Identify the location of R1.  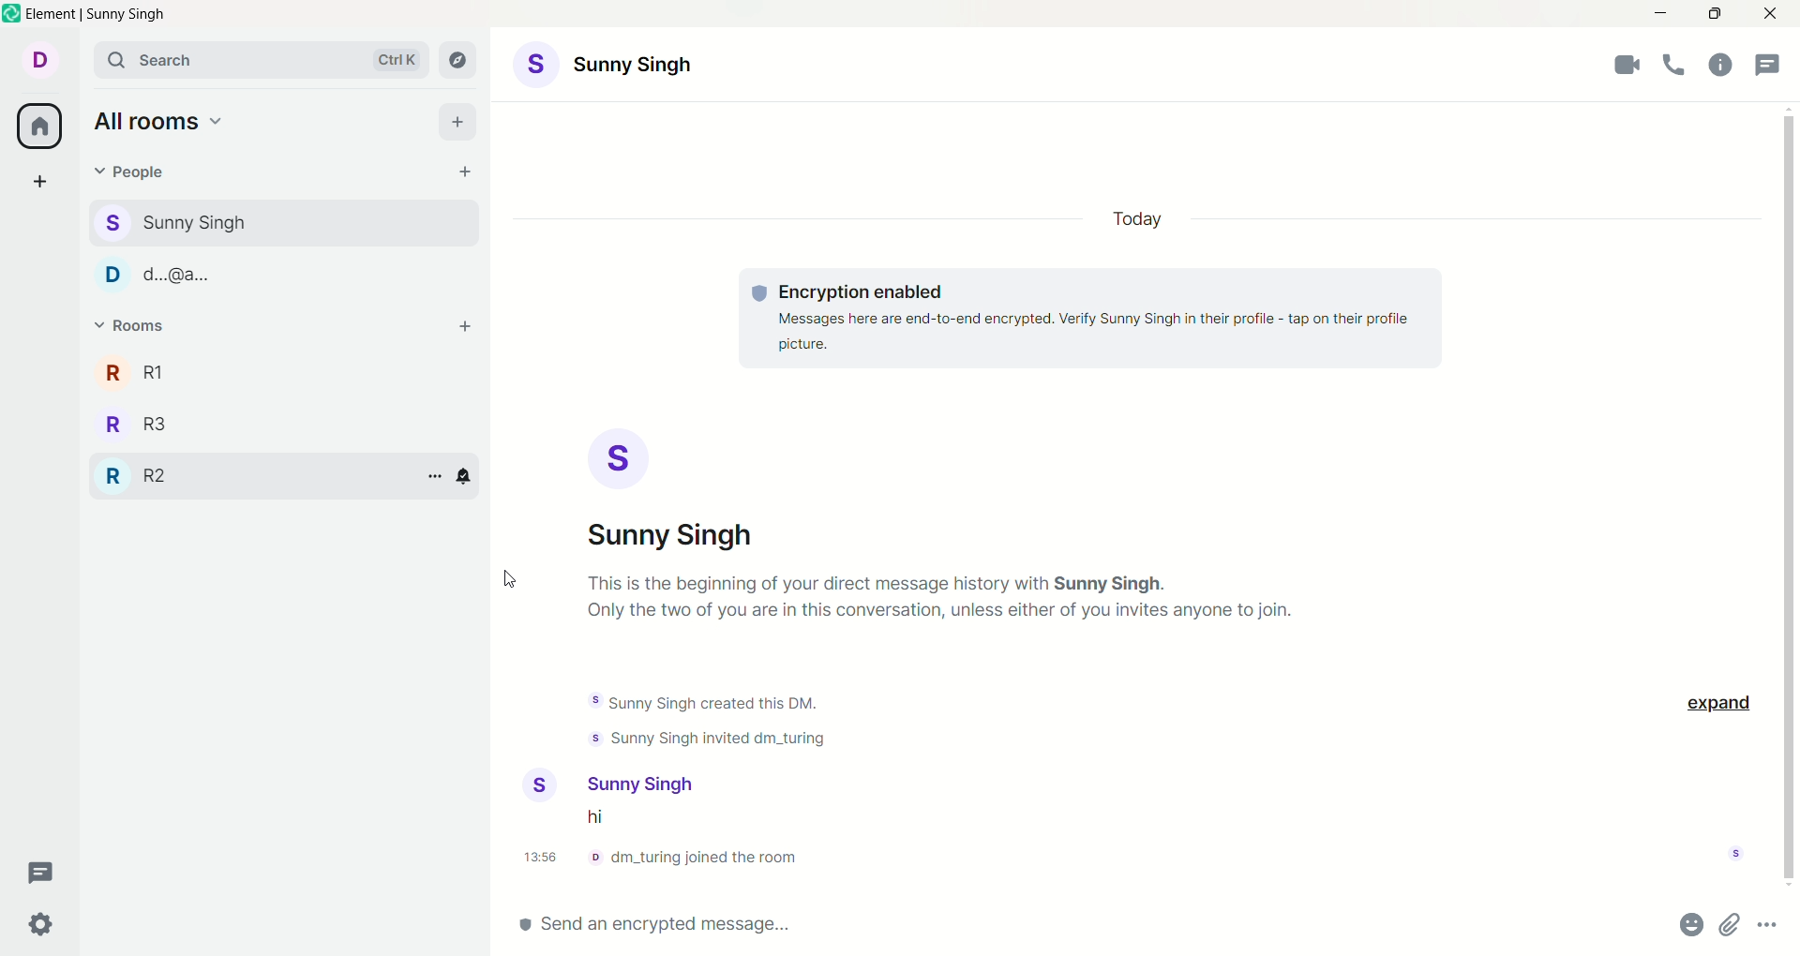
(136, 372).